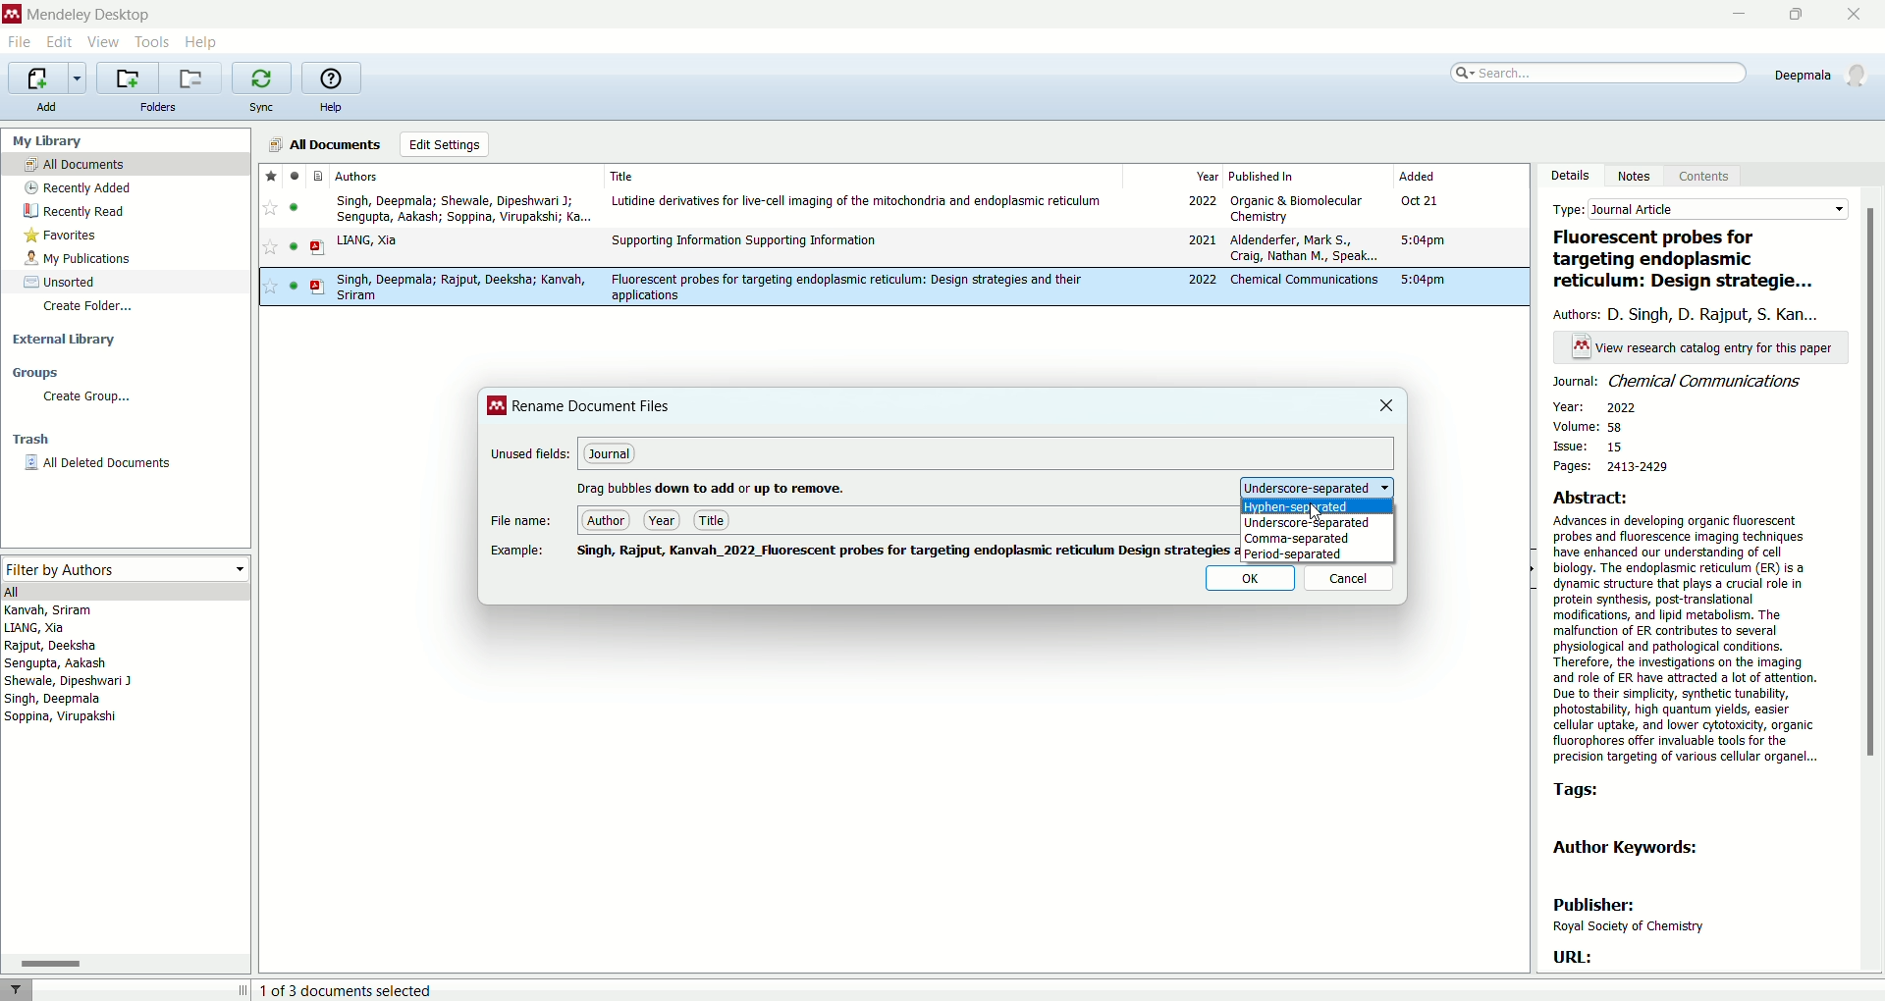 The width and height of the screenshot is (1885, 1001). Describe the element at coordinates (870, 552) in the screenshot. I see `pdf name` at that location.